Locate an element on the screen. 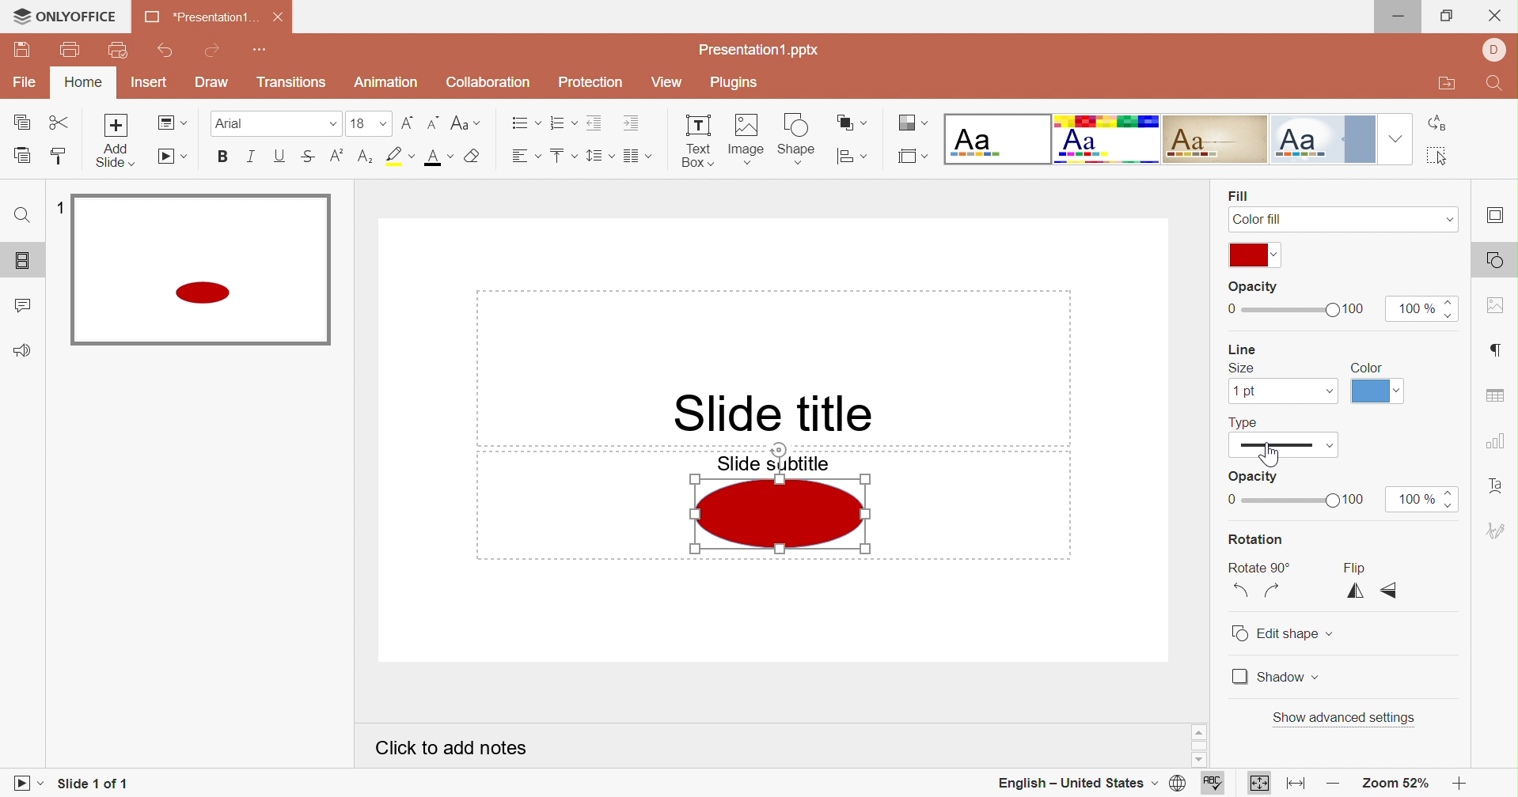  English - United States is located at coordinates (1073, 783).